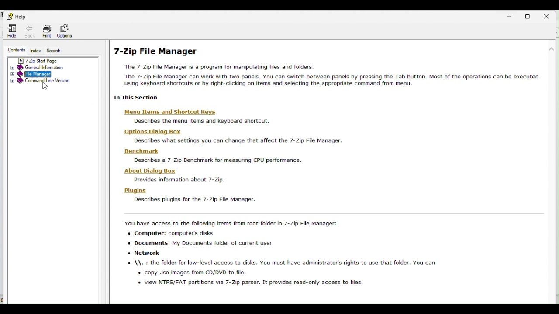  I want to click on help, so click(17, 17).